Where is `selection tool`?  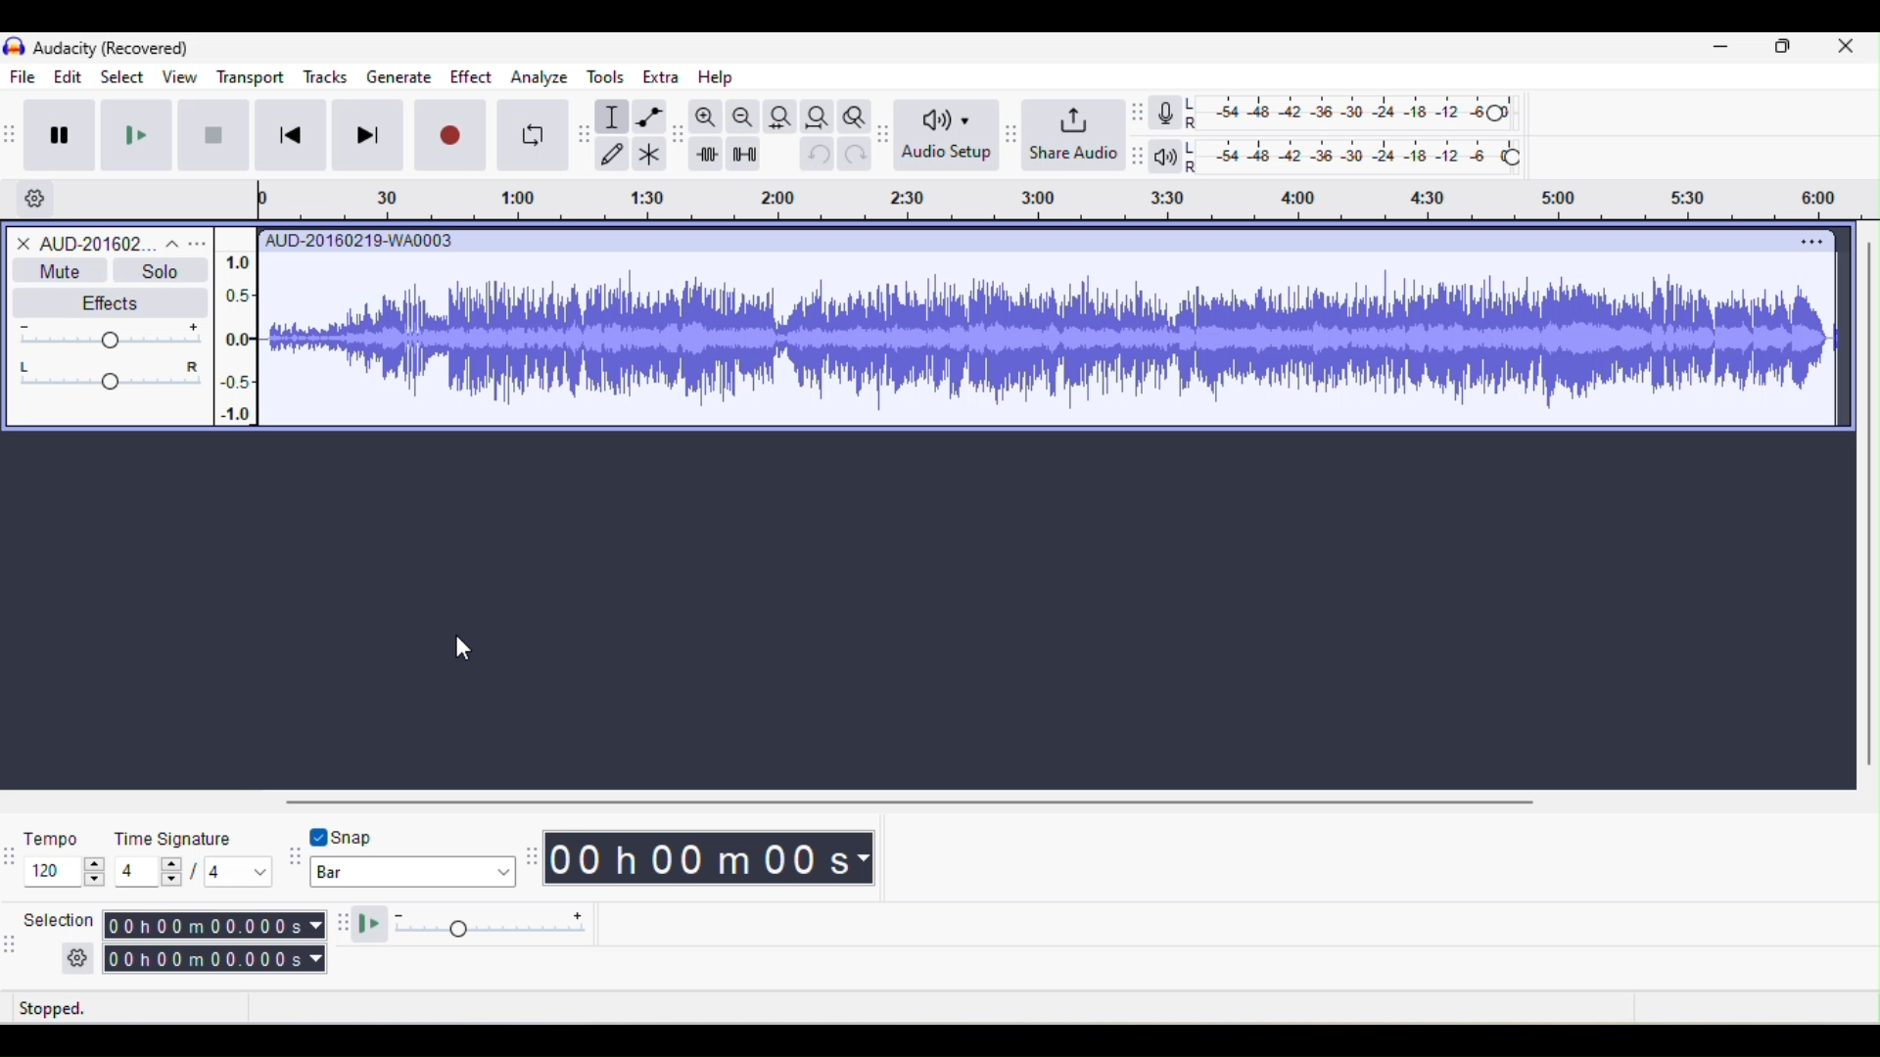
selection tool is located at coordinates (614, 117).